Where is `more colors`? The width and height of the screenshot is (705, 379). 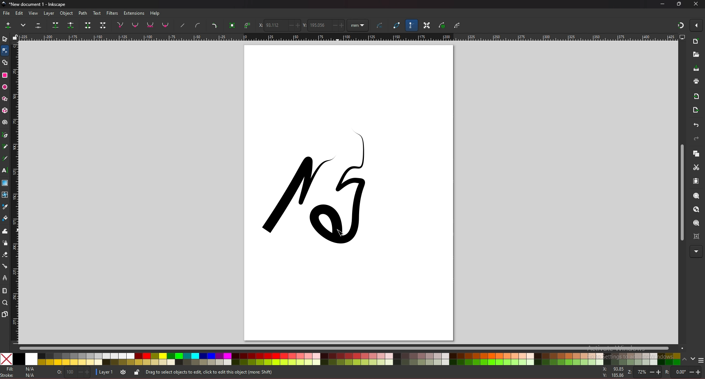
more colors is located at coordinates (701, 359).